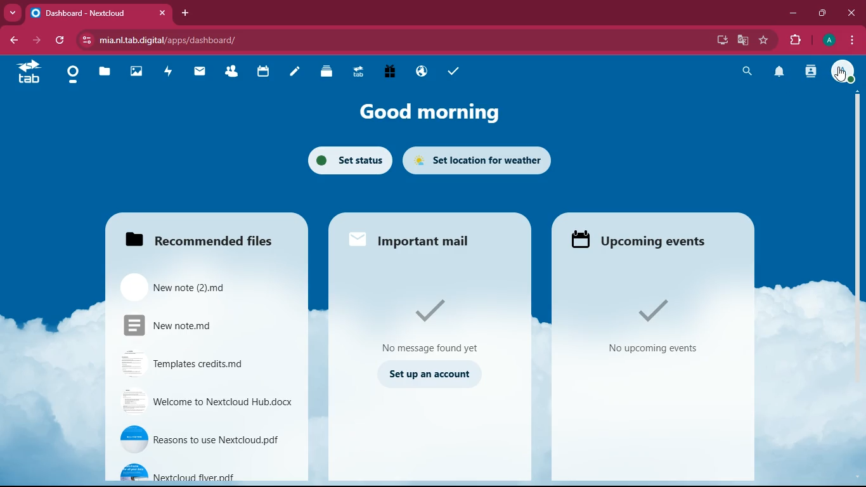 The width and height of the screenshot is (866, 487). Describe the element at coordinates (822, 13) in the screenshot. I see `maximize` at that location.